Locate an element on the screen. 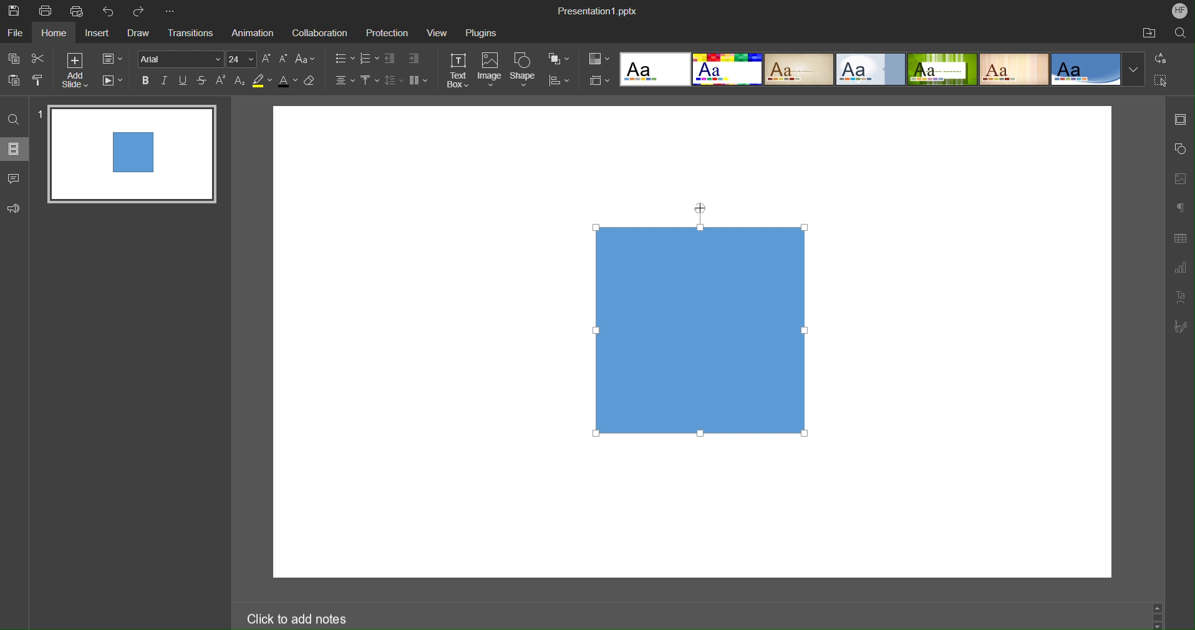  Signature is located at coordinates (1181, 326).